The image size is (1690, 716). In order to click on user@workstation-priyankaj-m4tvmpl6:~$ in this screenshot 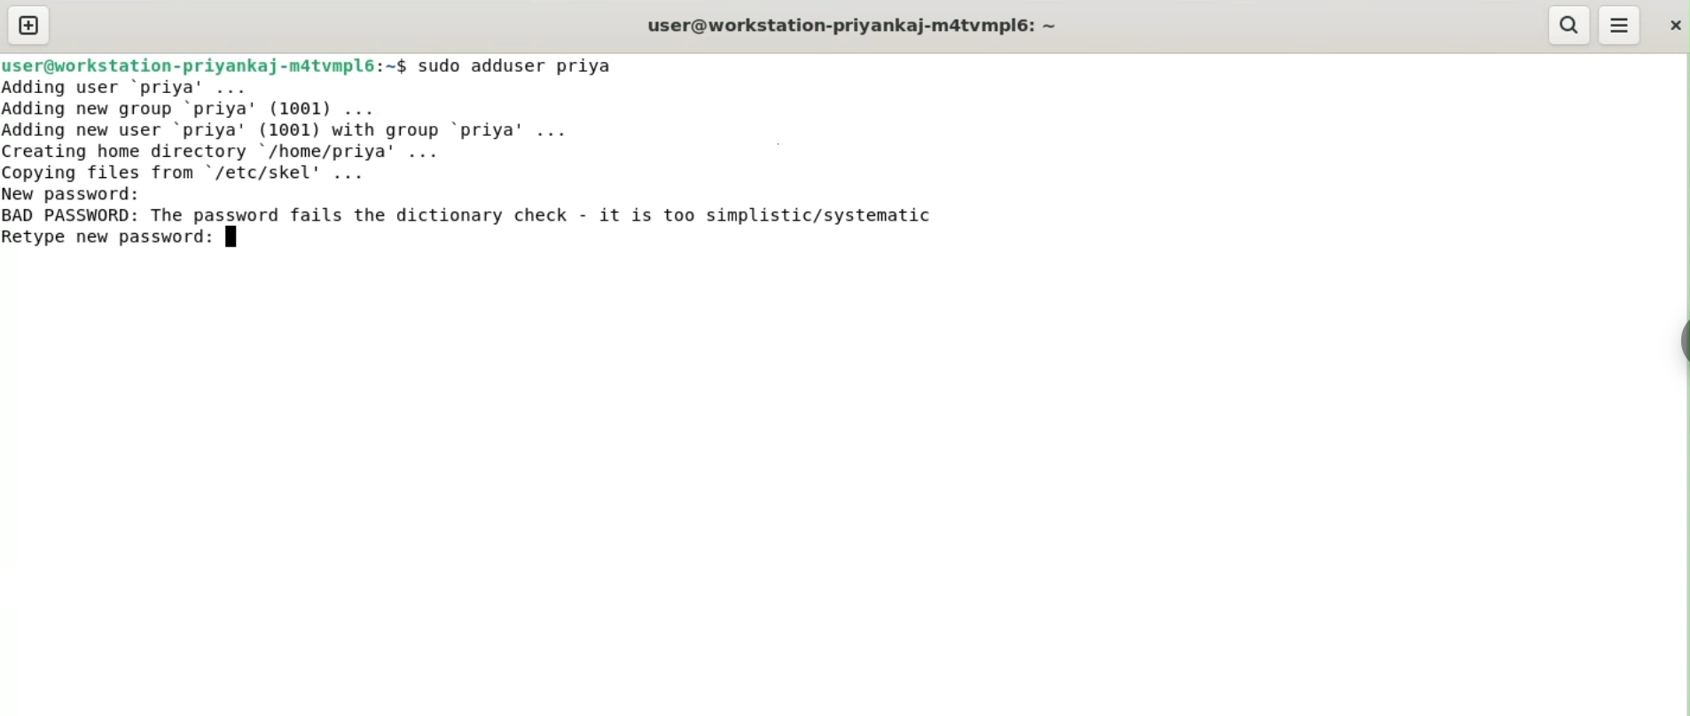, I will do `click(204, 63)`.